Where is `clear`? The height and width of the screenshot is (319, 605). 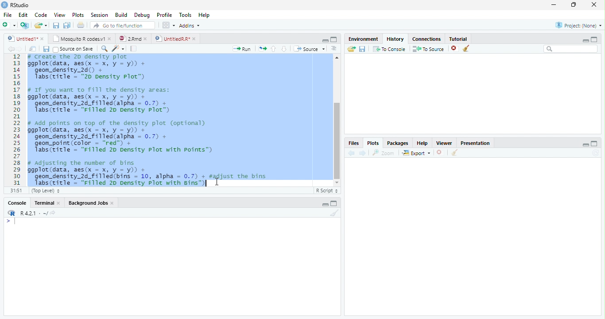 clear is located at coordinates (466, 49).